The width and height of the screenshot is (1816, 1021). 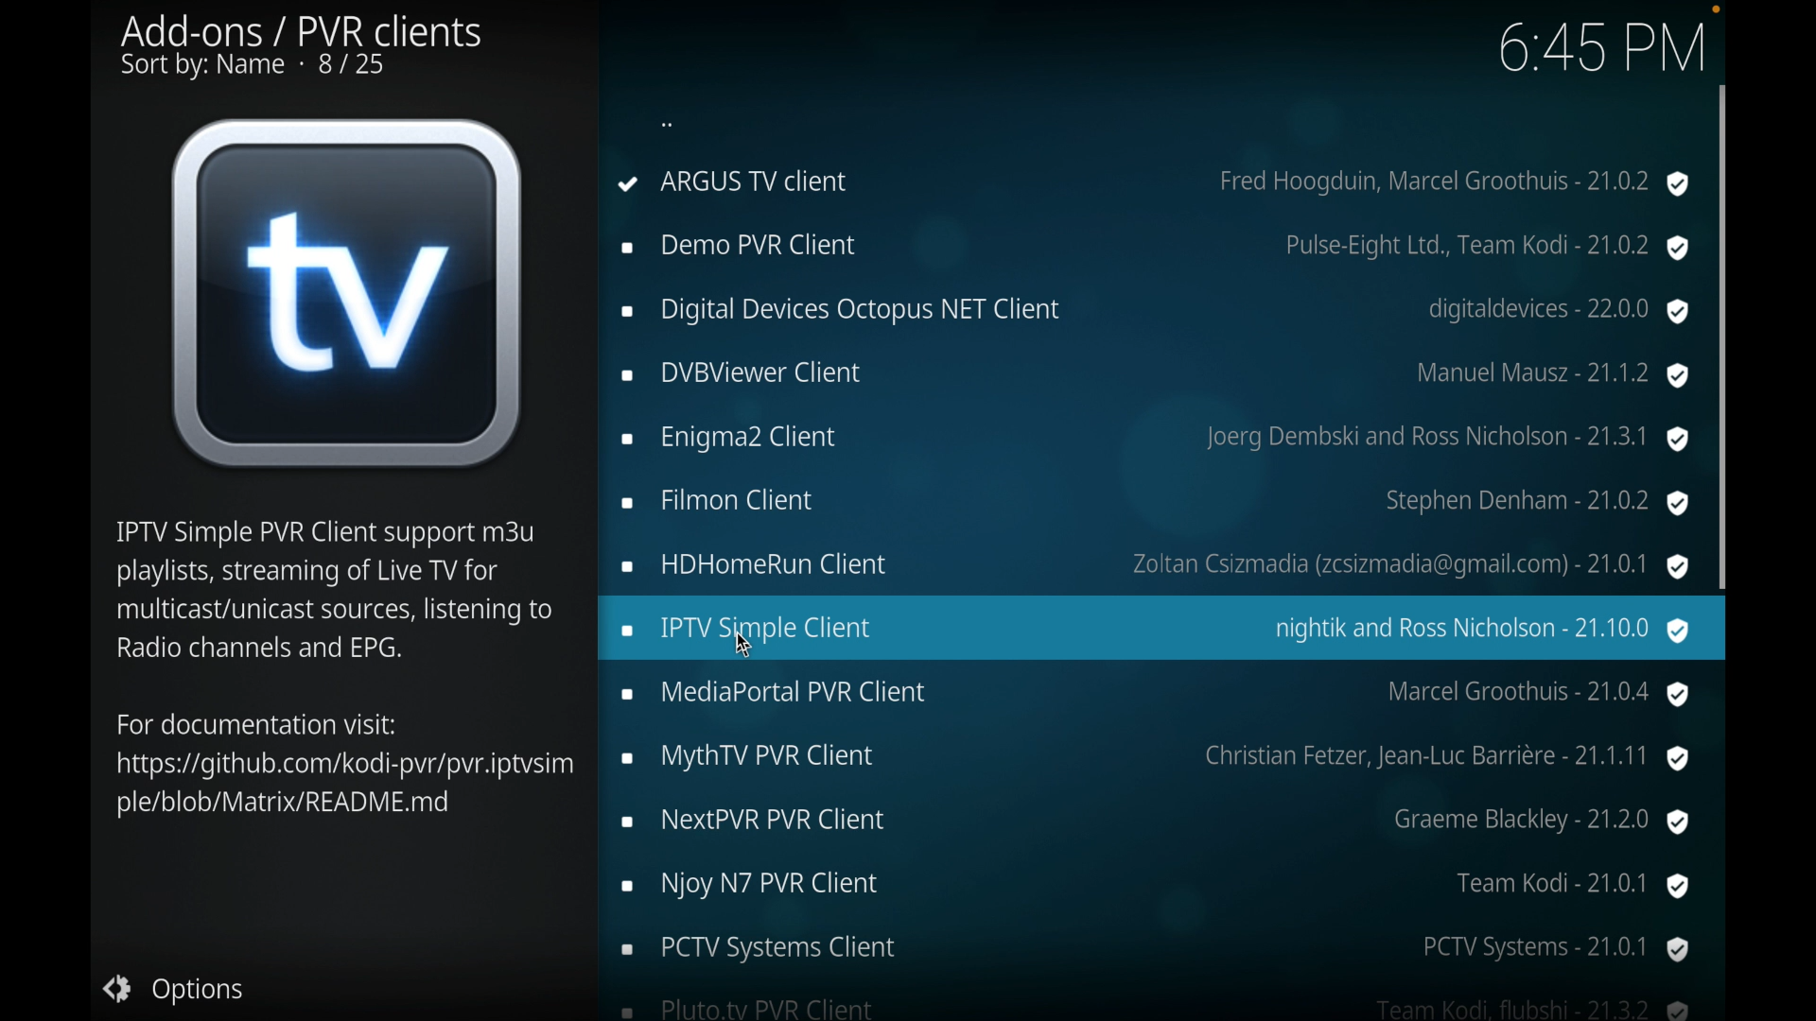 What do you see at coordinates (1156, 567) in the screenshot?
I see `hdhomerun client` at bounding box center [1156, 567].